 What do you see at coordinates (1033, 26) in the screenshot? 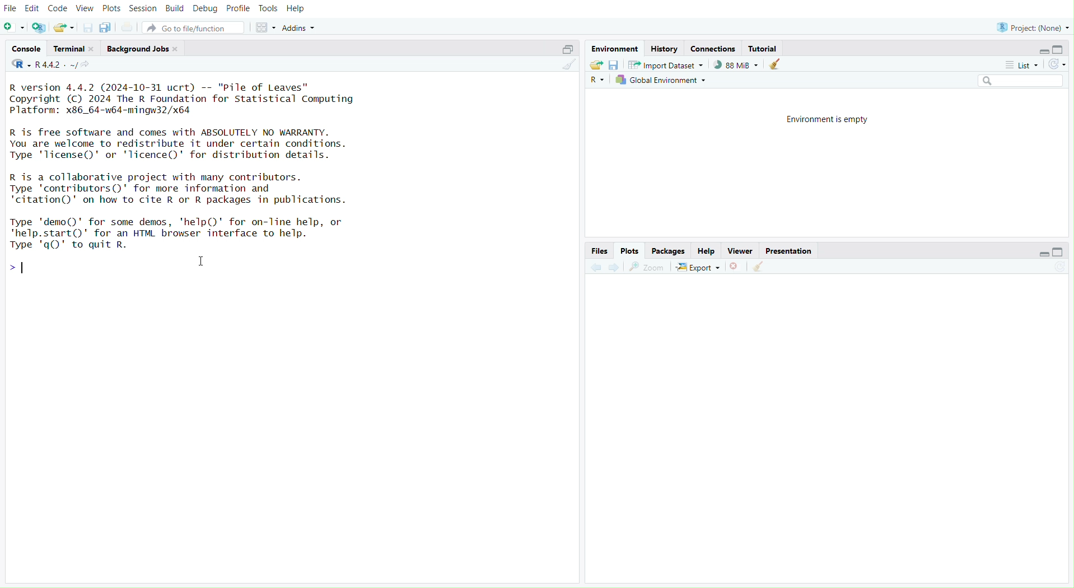
I see `Project (None)` at bounding box center [1033, 26].